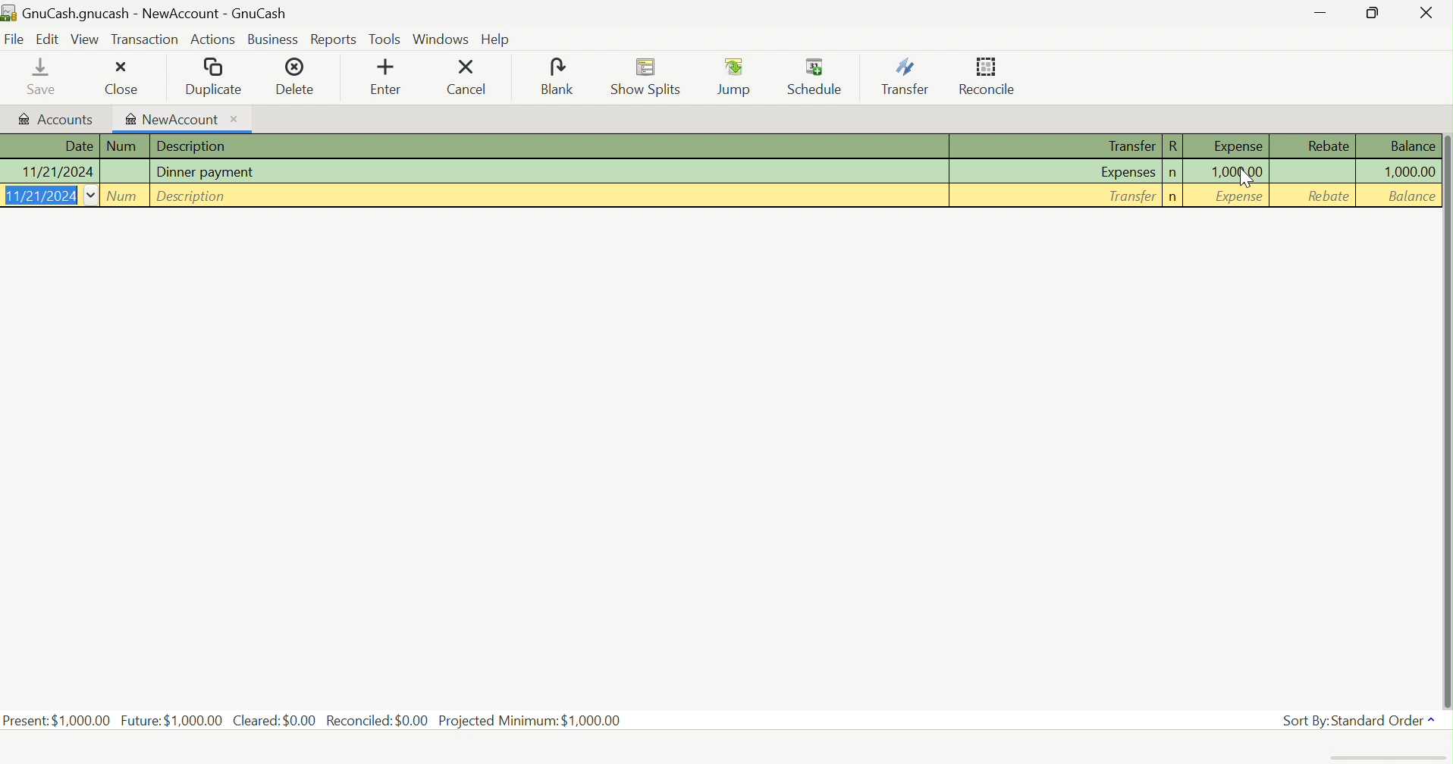 This screenshot has width=1453, height=764. I want to click on Reports, so click(334, 40).